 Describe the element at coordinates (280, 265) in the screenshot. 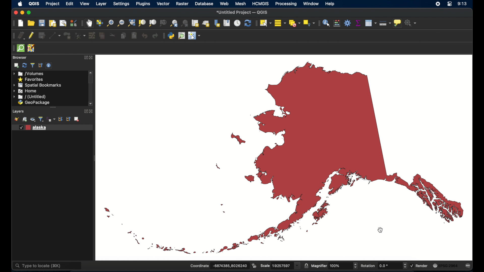

I see `scale` at that location.